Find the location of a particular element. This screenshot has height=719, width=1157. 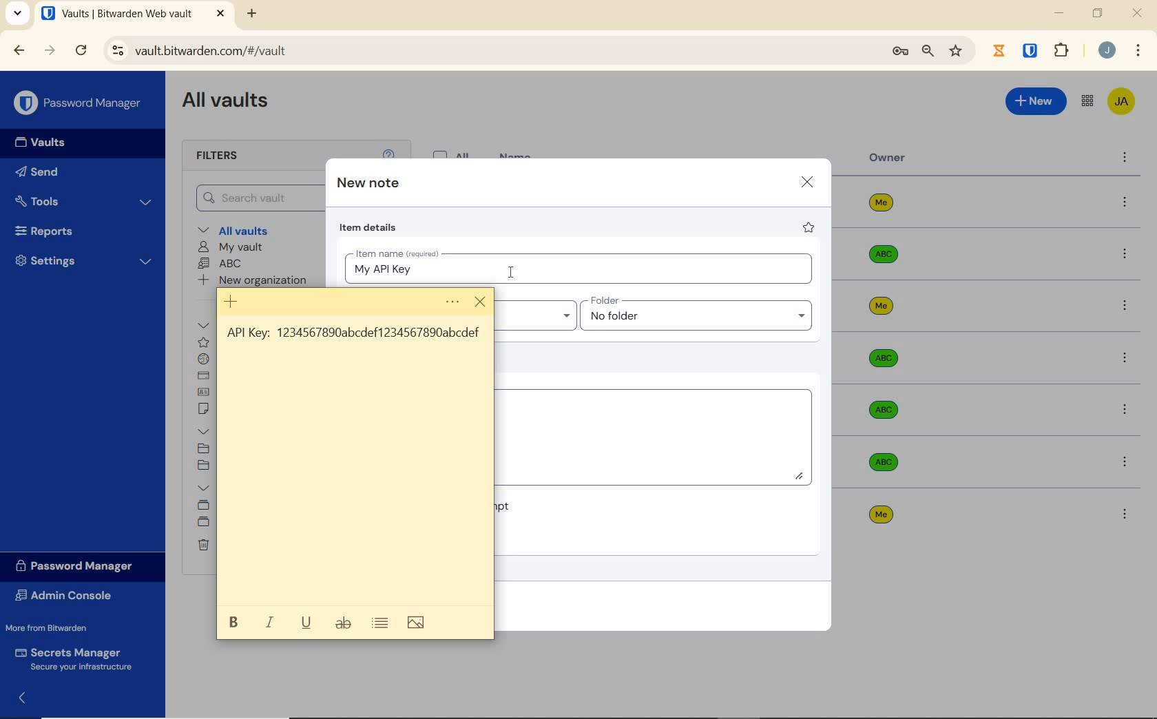

more options is located at coordinates (1126, 410).